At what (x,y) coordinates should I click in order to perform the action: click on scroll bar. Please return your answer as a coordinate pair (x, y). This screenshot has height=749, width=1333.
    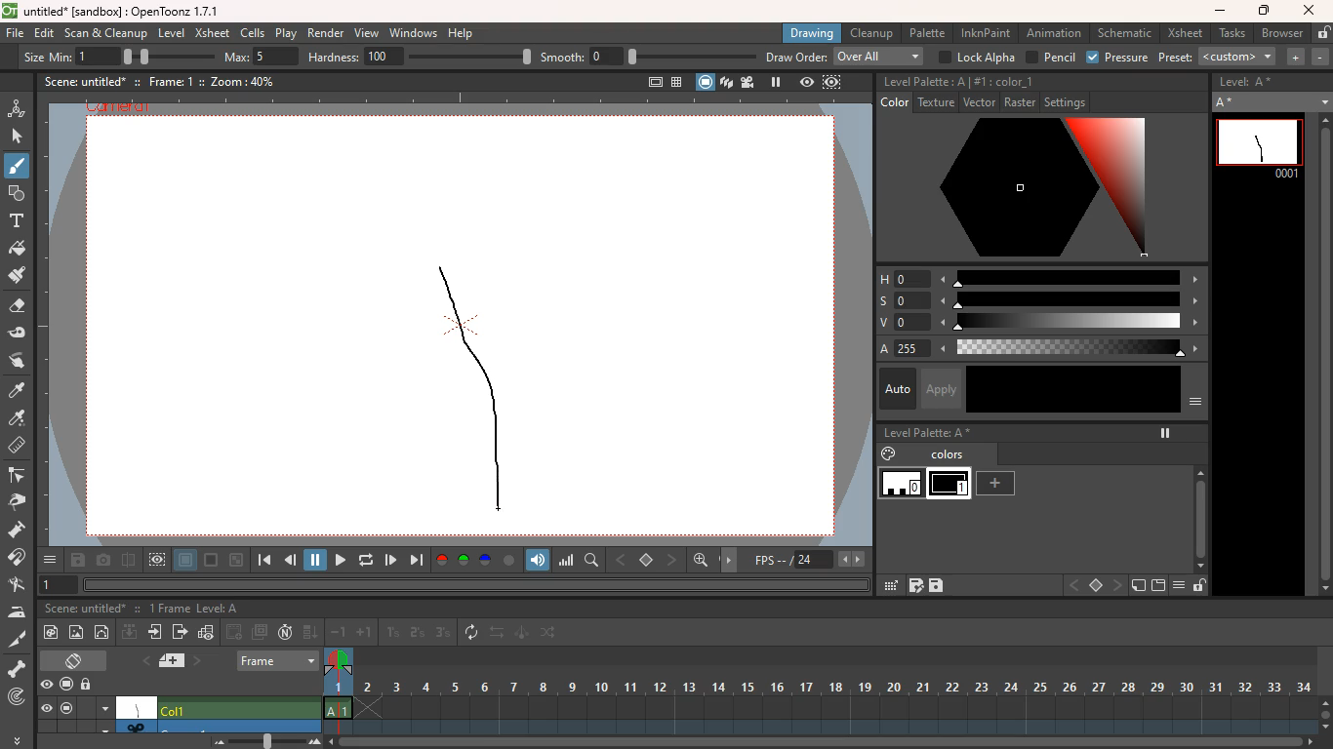
    Looking at the image, I should click on (1322, 356).